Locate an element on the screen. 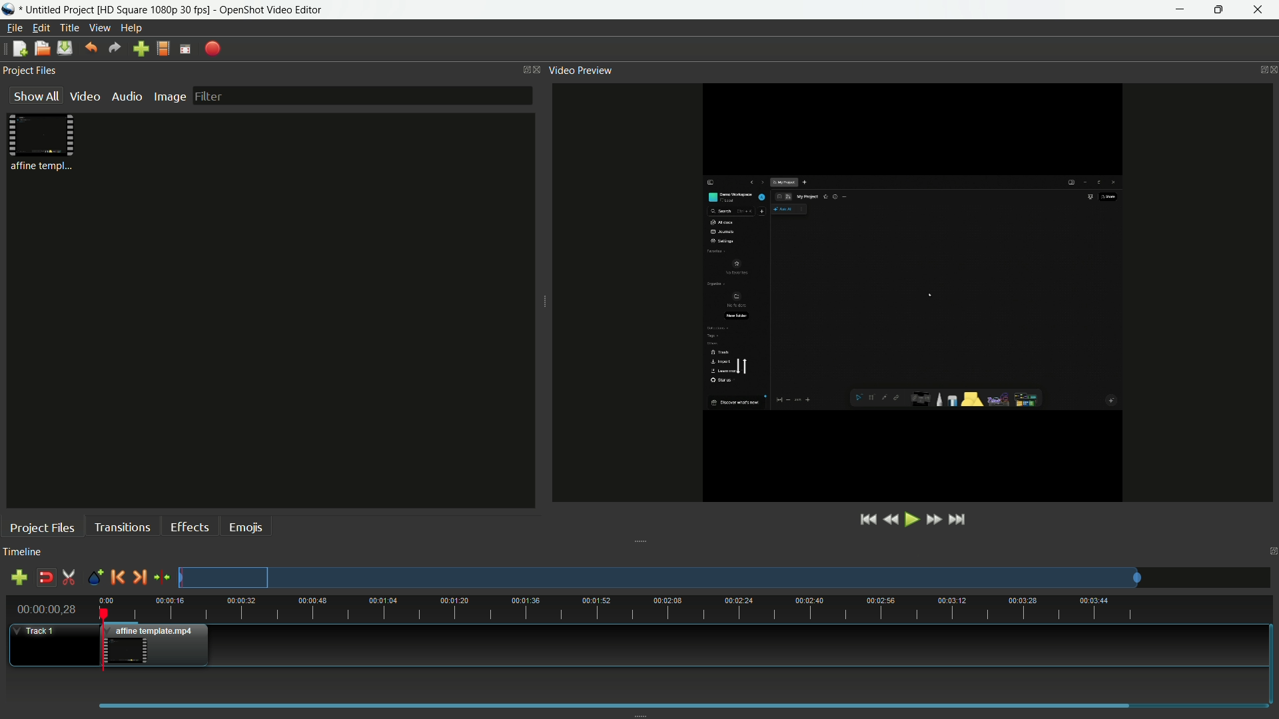 The height and width of the screenshot is (719, 1279). video preview is located at coordinates (582, 71).